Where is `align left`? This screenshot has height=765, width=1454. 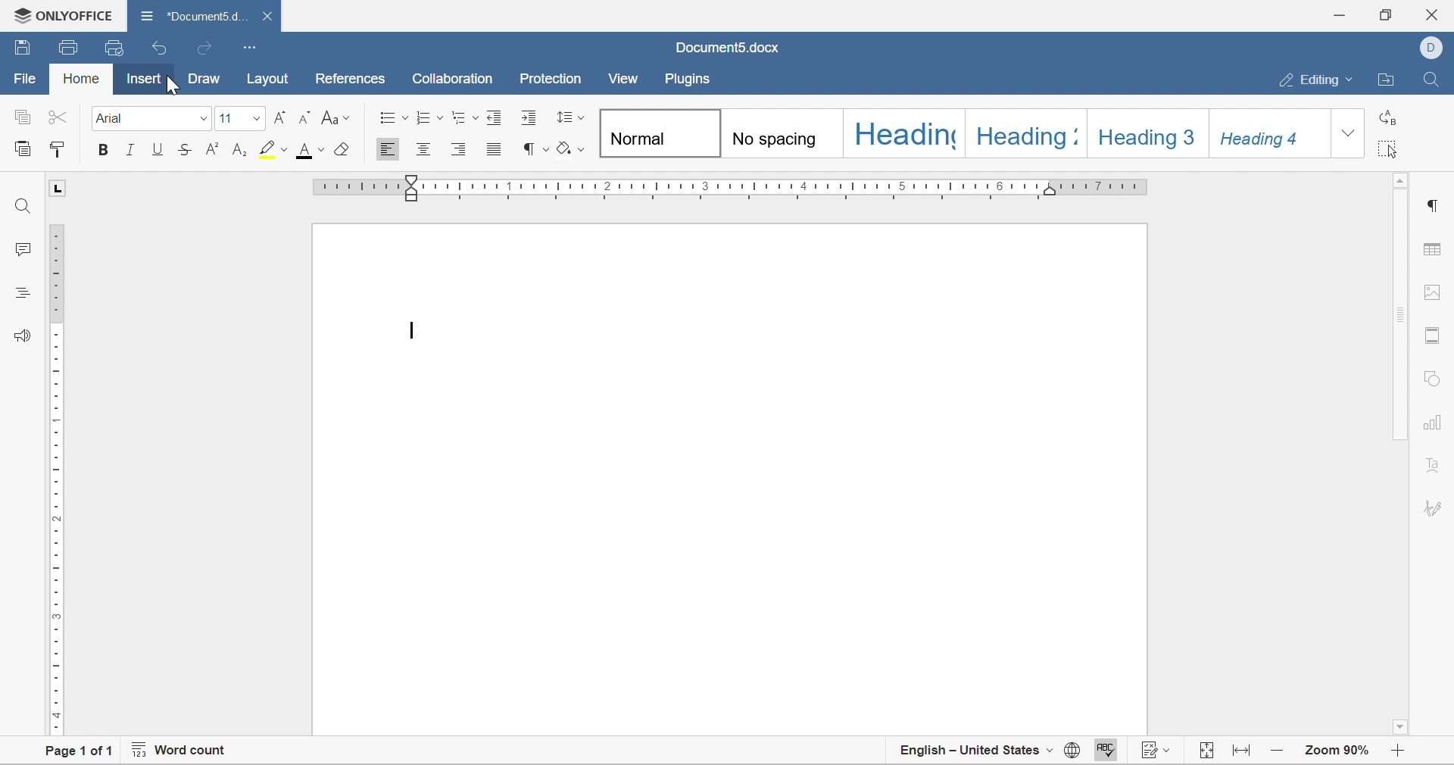 align left is located at coordinates (388, 150).